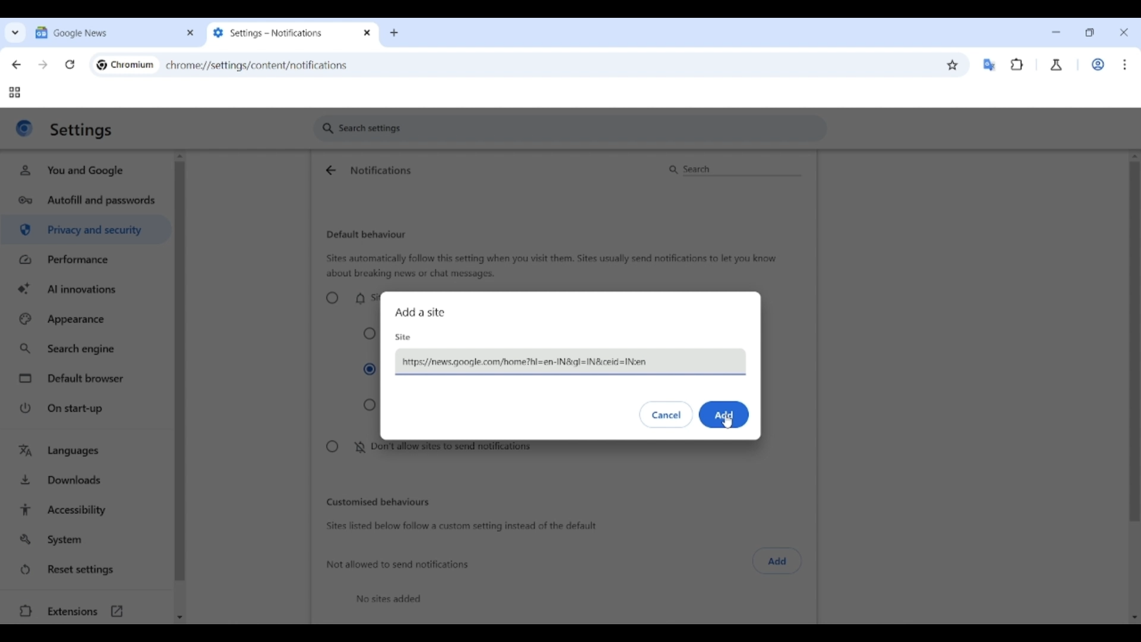  I want to click on Search Google or enter web link, so click(639, 65).